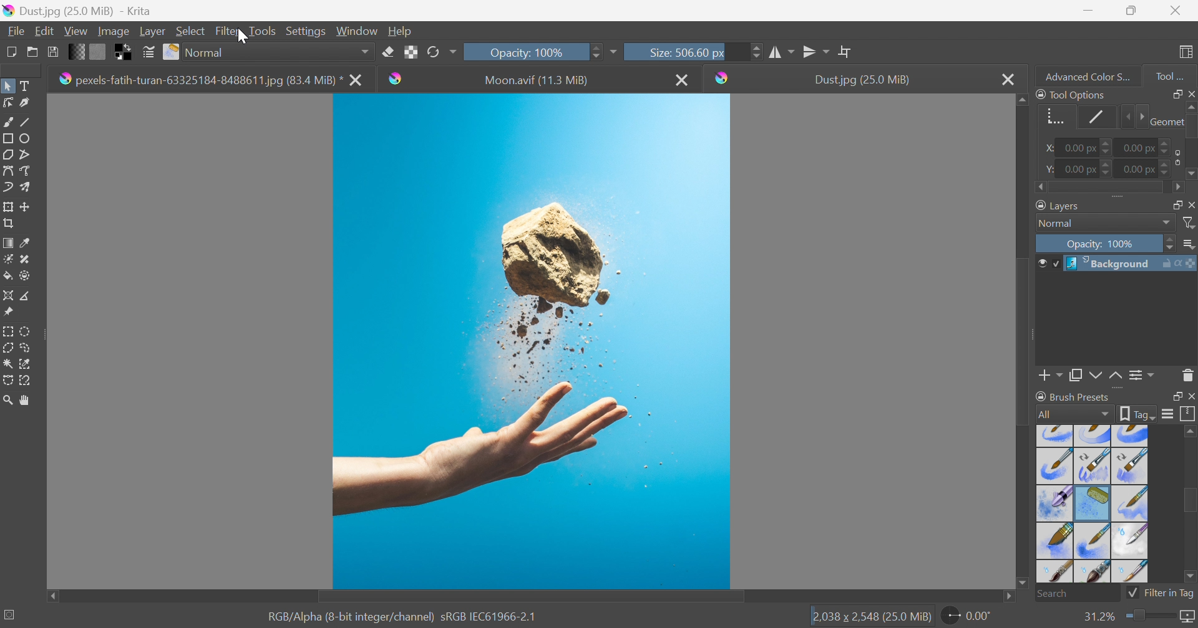 This screenshot has width=1198, height=628. I want to click on Settings, so click(308, 31).